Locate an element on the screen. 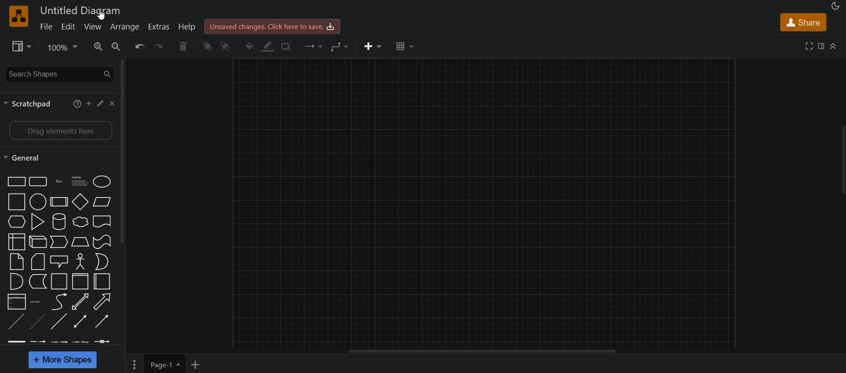 This screenshot has height=373, width=846. extras is located at coordinates (160, 26).